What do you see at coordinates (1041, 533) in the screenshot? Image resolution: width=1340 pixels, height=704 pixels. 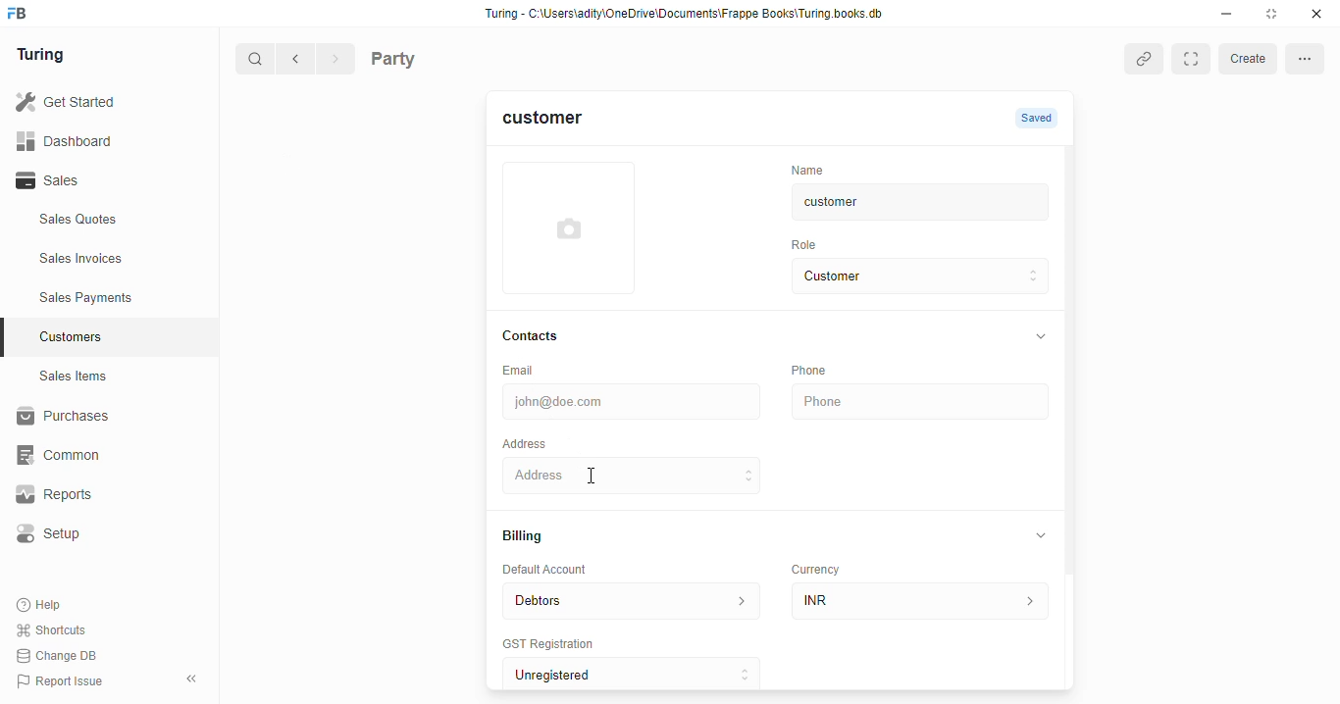 I see `collapse` at bounding box center [1041, 533].